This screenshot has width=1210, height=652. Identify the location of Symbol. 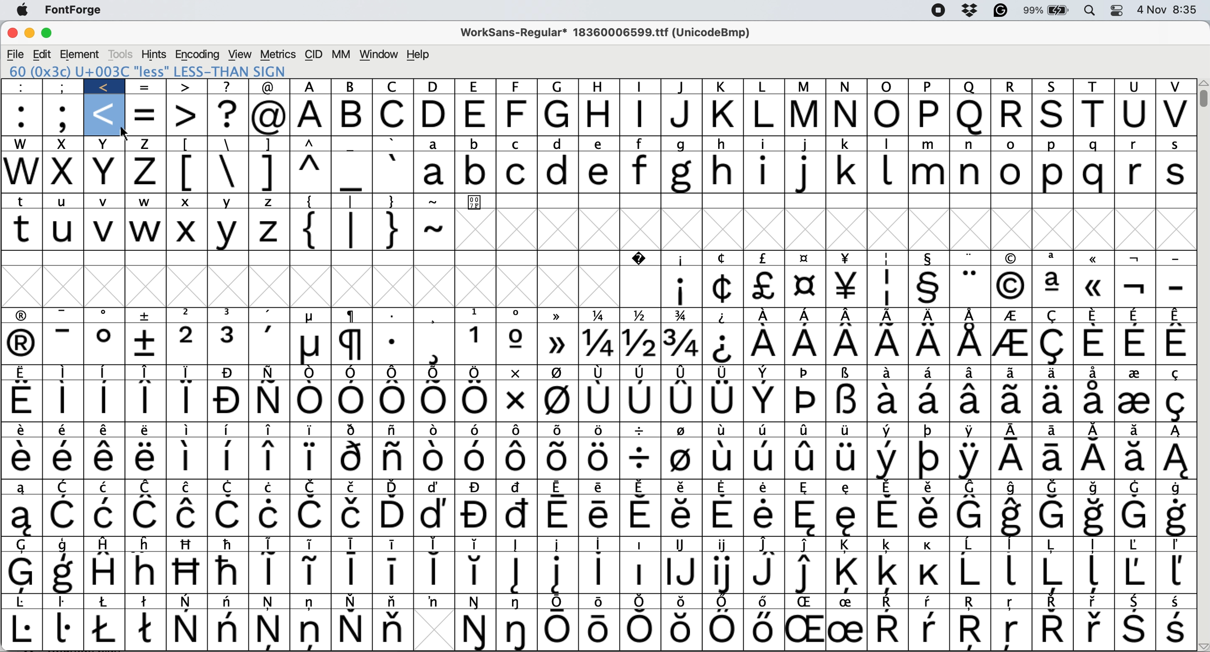
(889, 401).